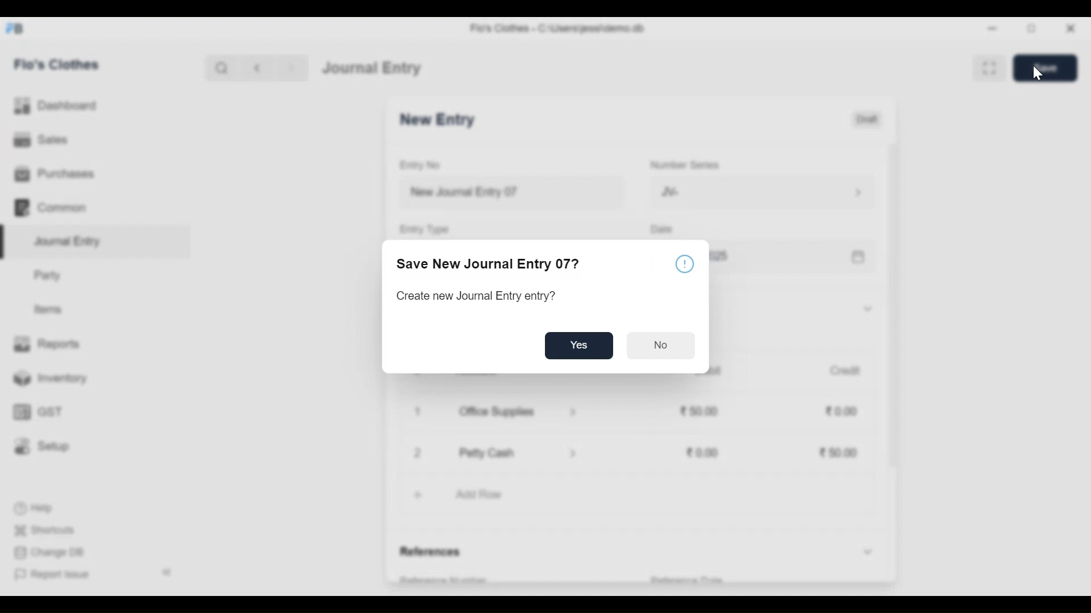 Image resolution: width=1091 pixels, height=613 pixels. I want to click on No, so click(663, 345).